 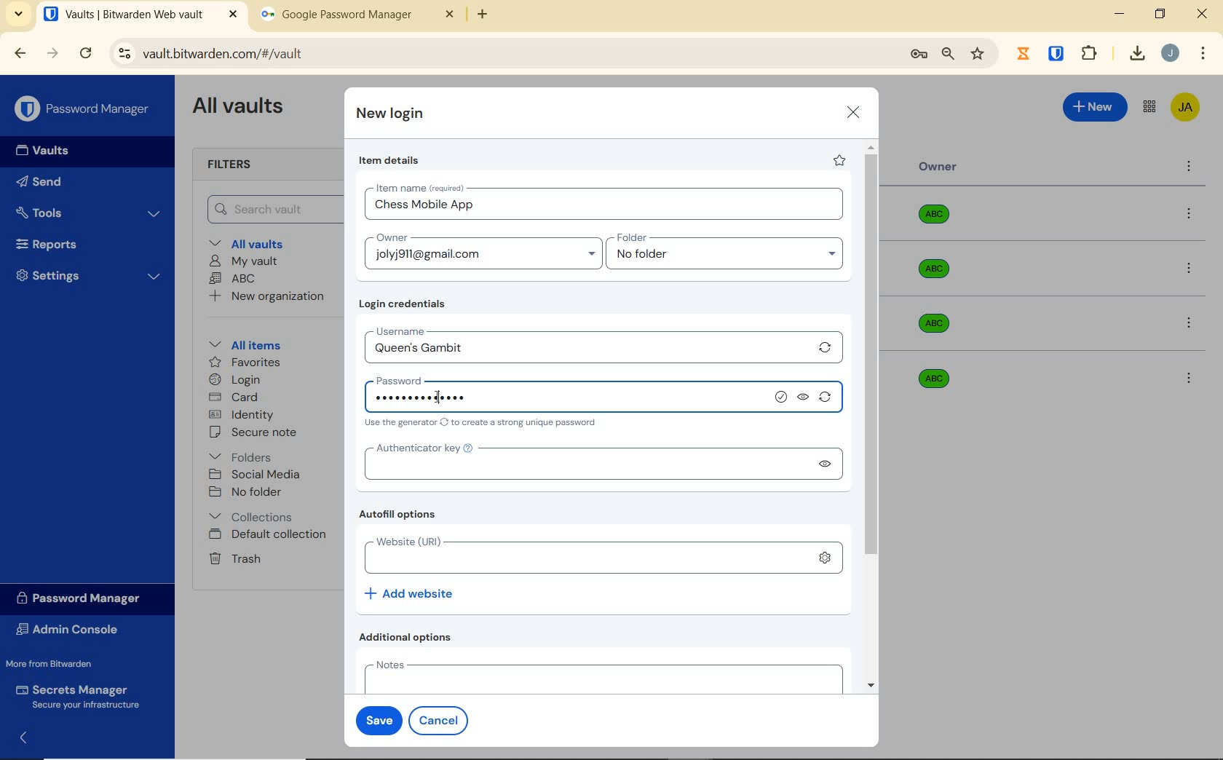 I want to click on download, so click(x=1136, y=53).